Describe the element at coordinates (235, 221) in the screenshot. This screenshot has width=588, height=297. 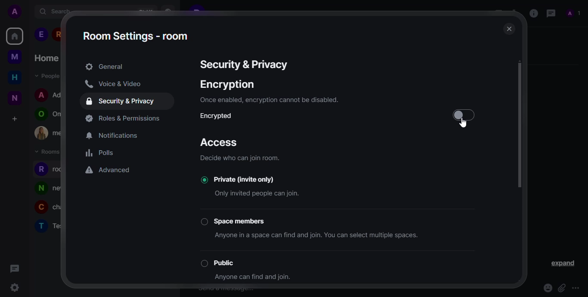
I see `space members button` at that location.